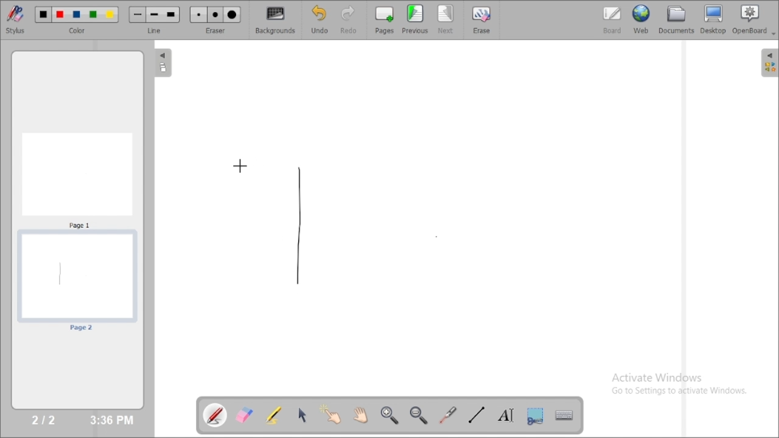  What do you see at coordinates (535, 415) in the screenshot?
I see `capture part of the screen` at bounding box center [535, 415].